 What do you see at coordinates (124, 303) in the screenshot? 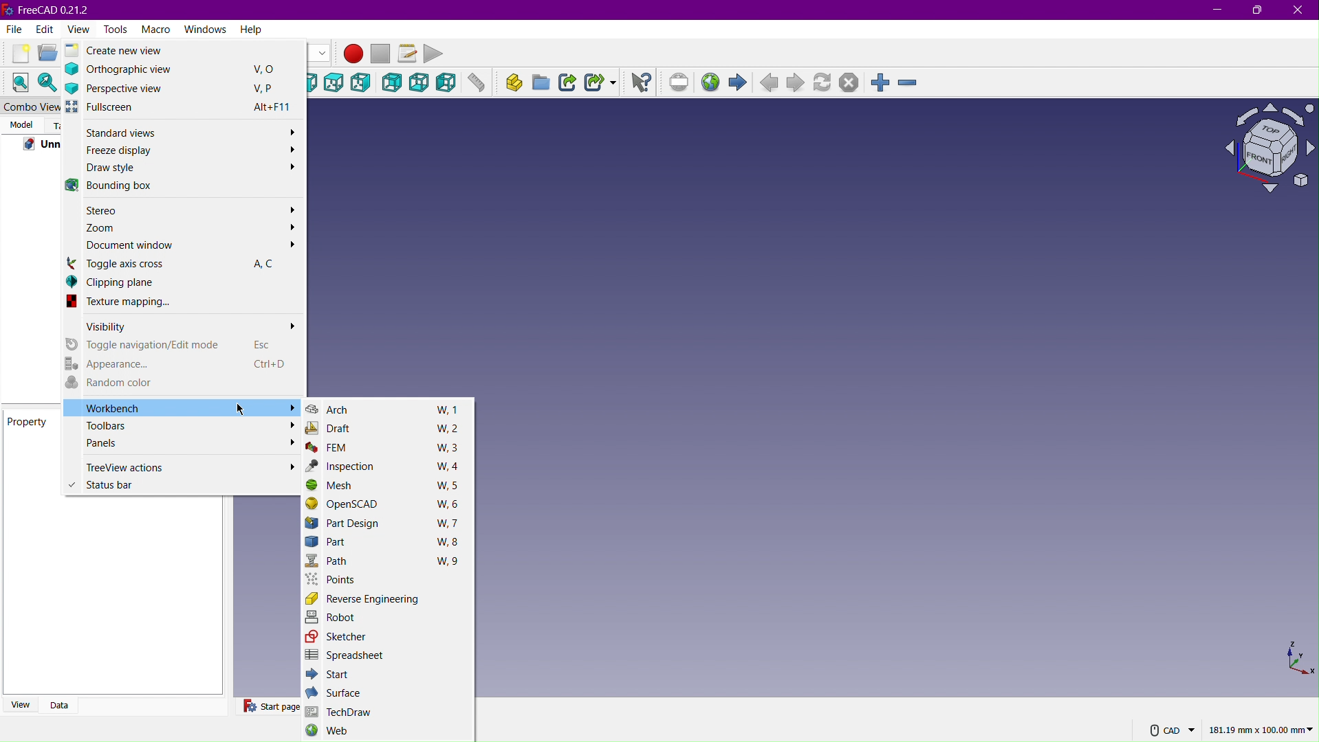
I see `Texture` at bounding box center [124, 303].